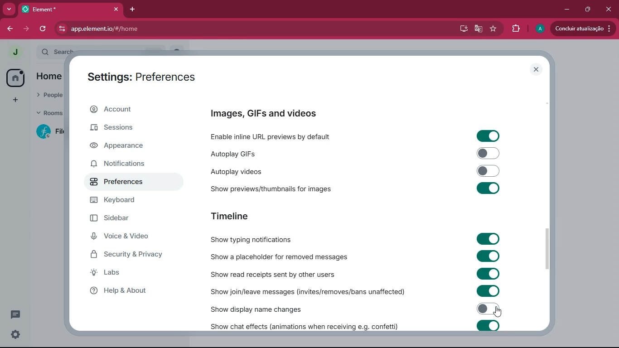 The width and height of the screenshot is (619, 348). Describe the element at coordinates (488, 188) in the screenshot. I see `toggle on/off` at that location.